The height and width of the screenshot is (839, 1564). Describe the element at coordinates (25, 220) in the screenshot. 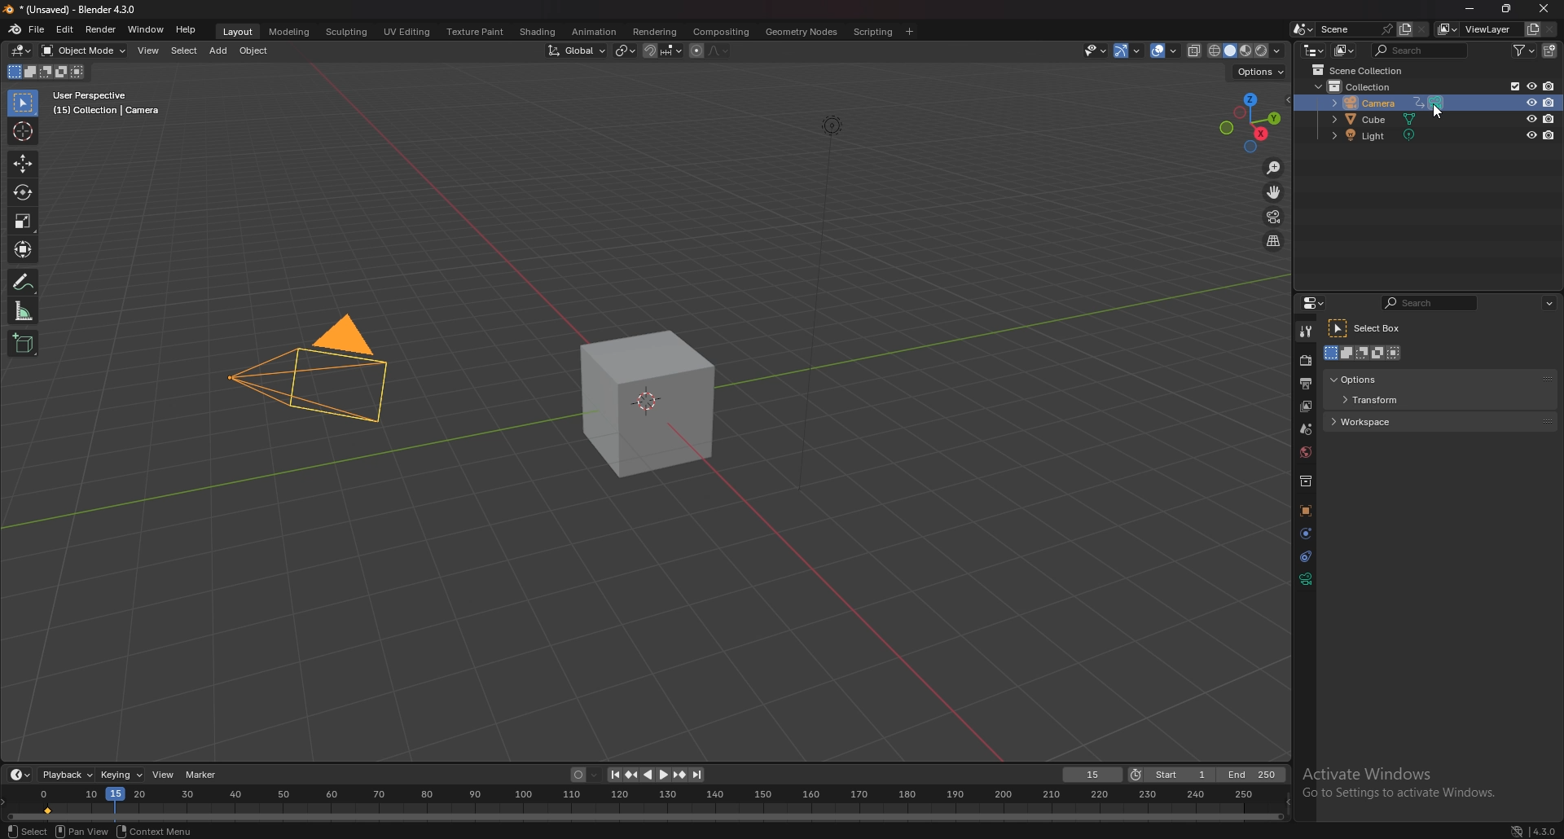

I see `scale` at that location.